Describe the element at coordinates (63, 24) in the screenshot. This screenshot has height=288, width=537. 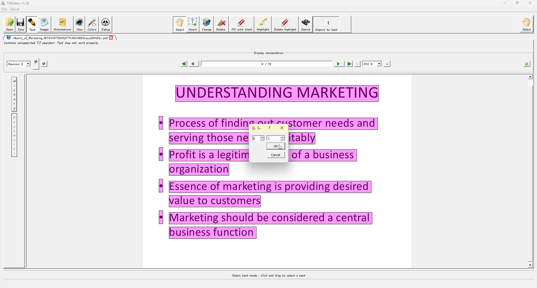
I see `annotations` at that location.